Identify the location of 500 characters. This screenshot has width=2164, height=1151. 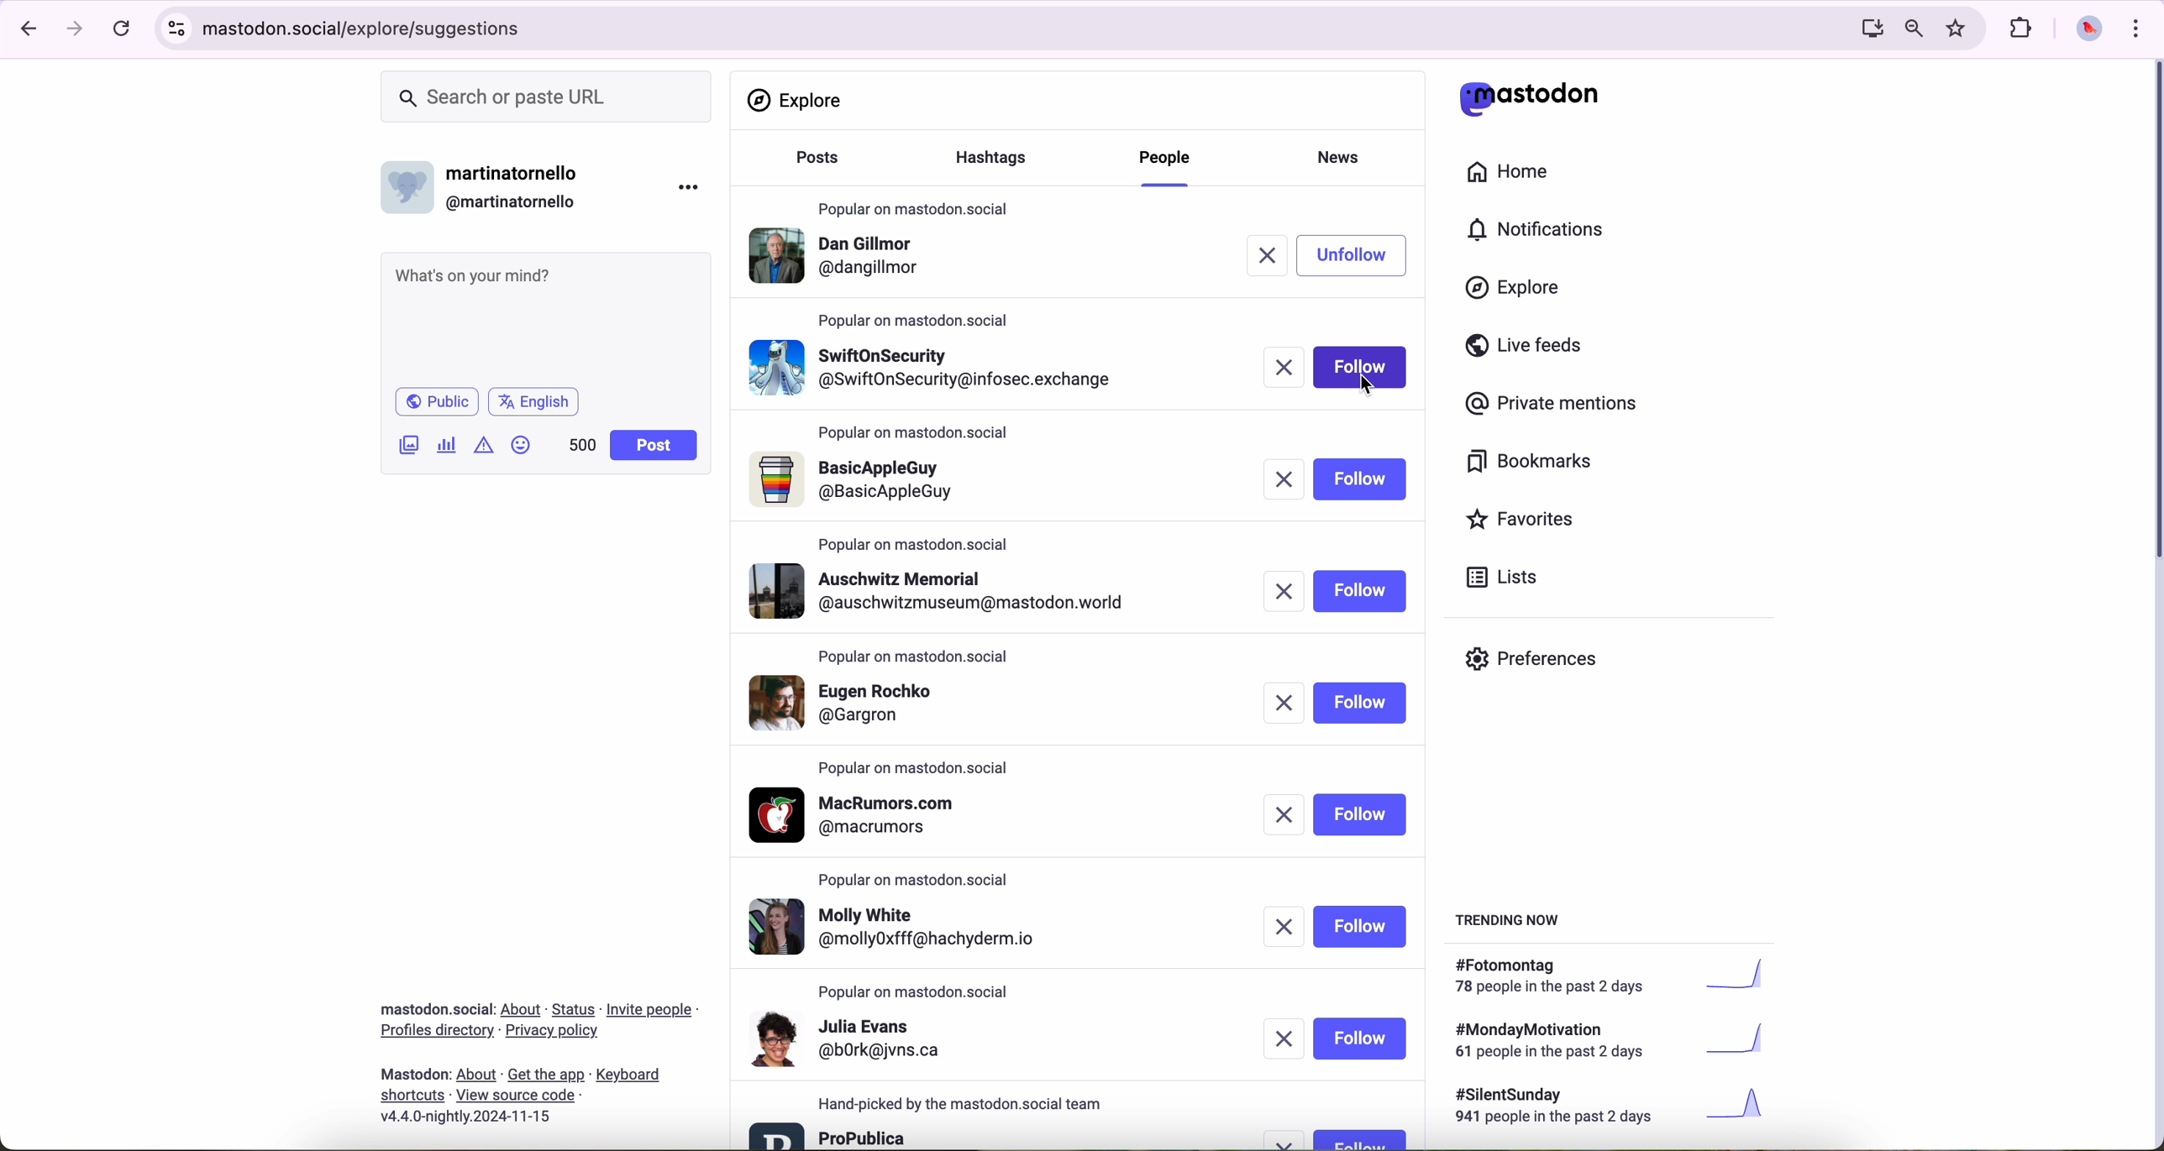
(581, 444).